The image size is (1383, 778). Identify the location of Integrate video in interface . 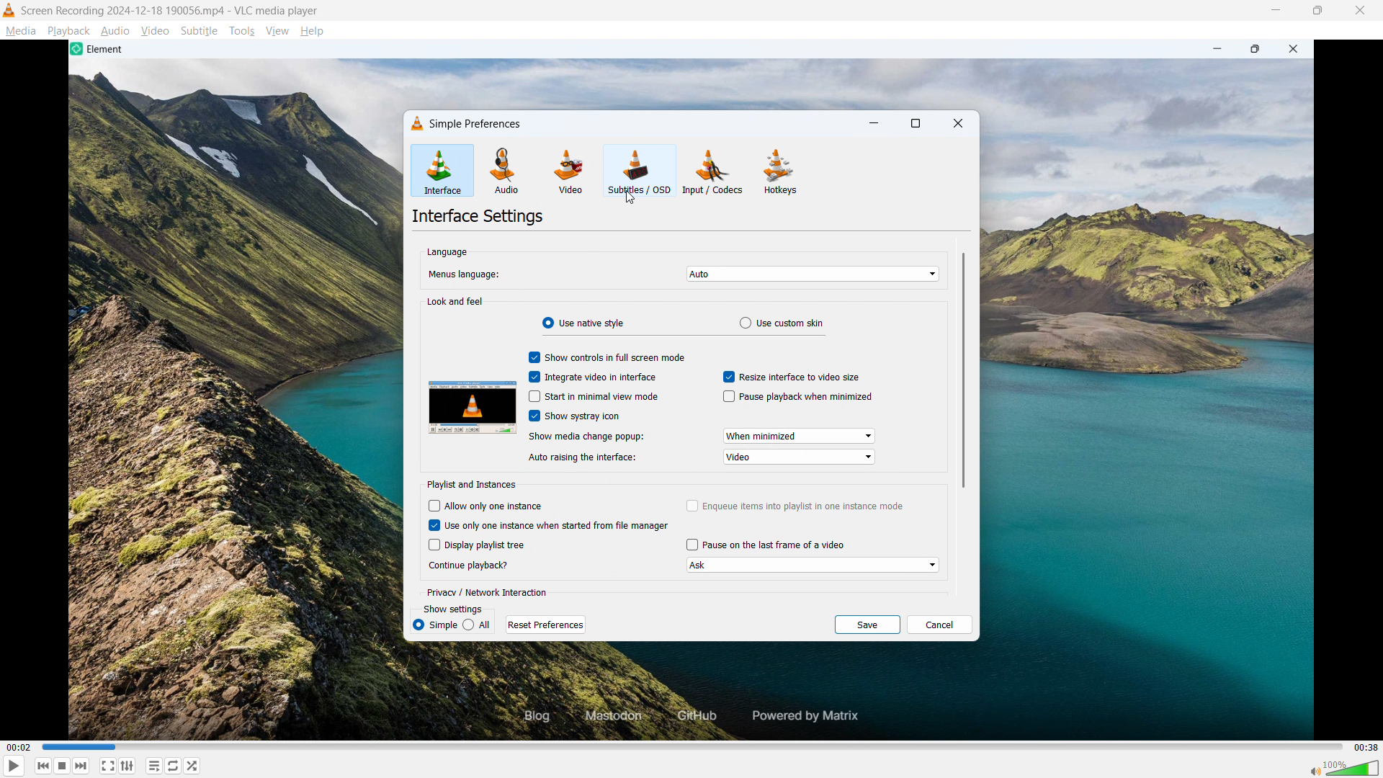
(602, 377).